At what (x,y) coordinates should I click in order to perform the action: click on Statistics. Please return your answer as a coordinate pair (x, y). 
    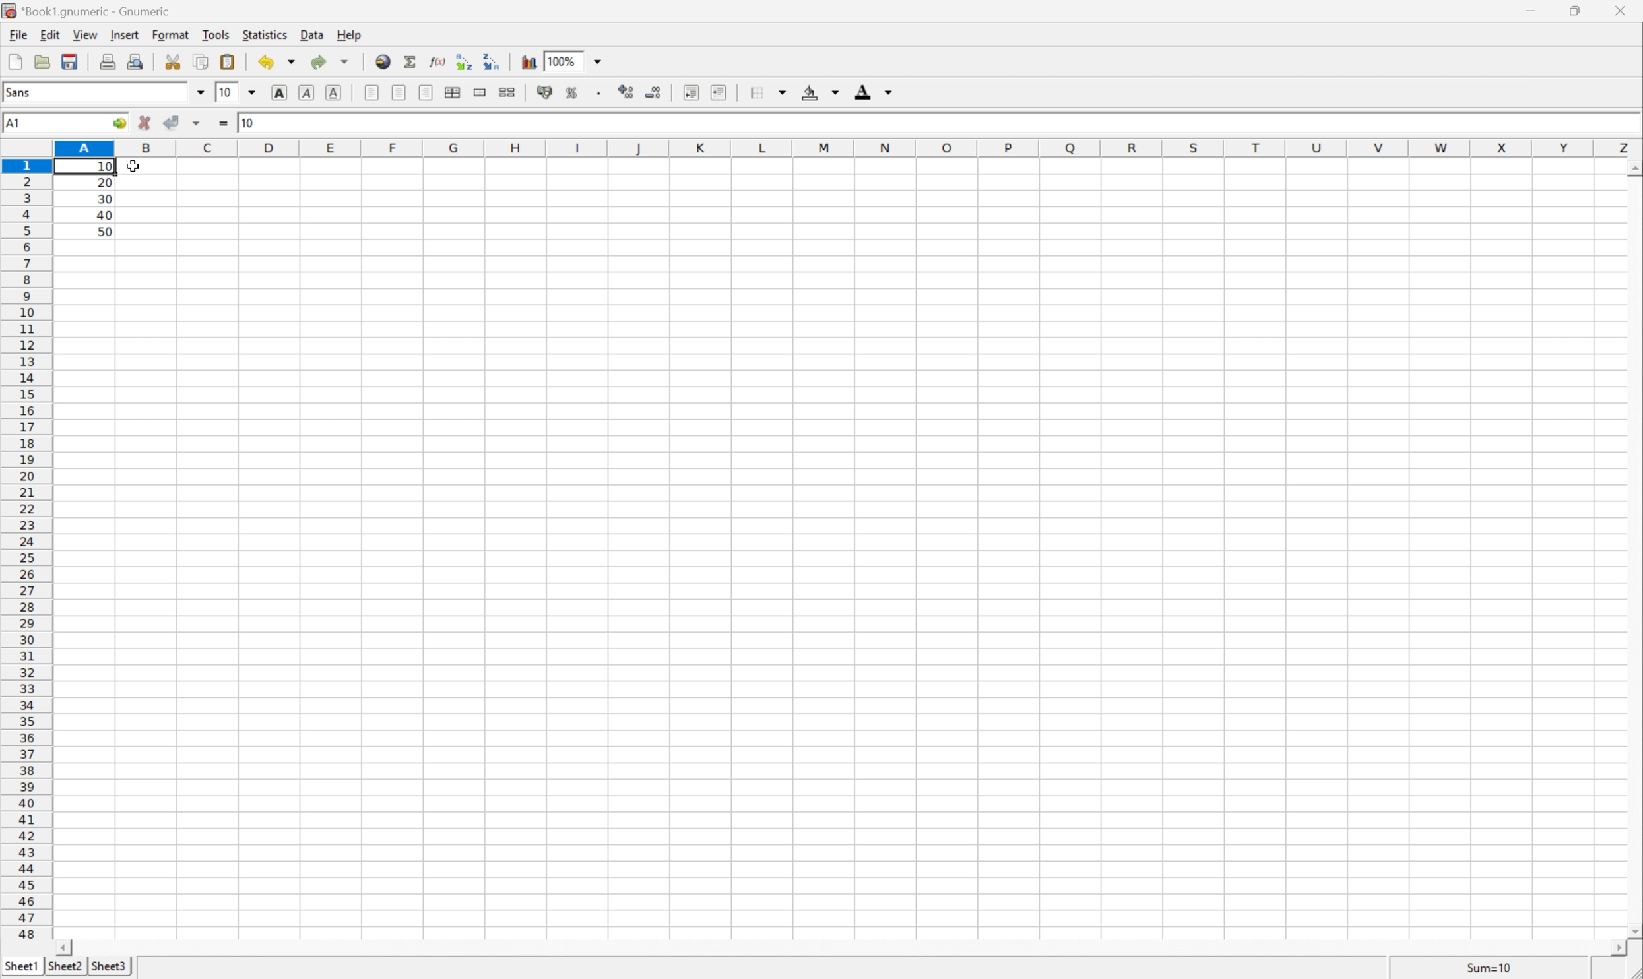
    Looking at the image, I should click on (264, 35).